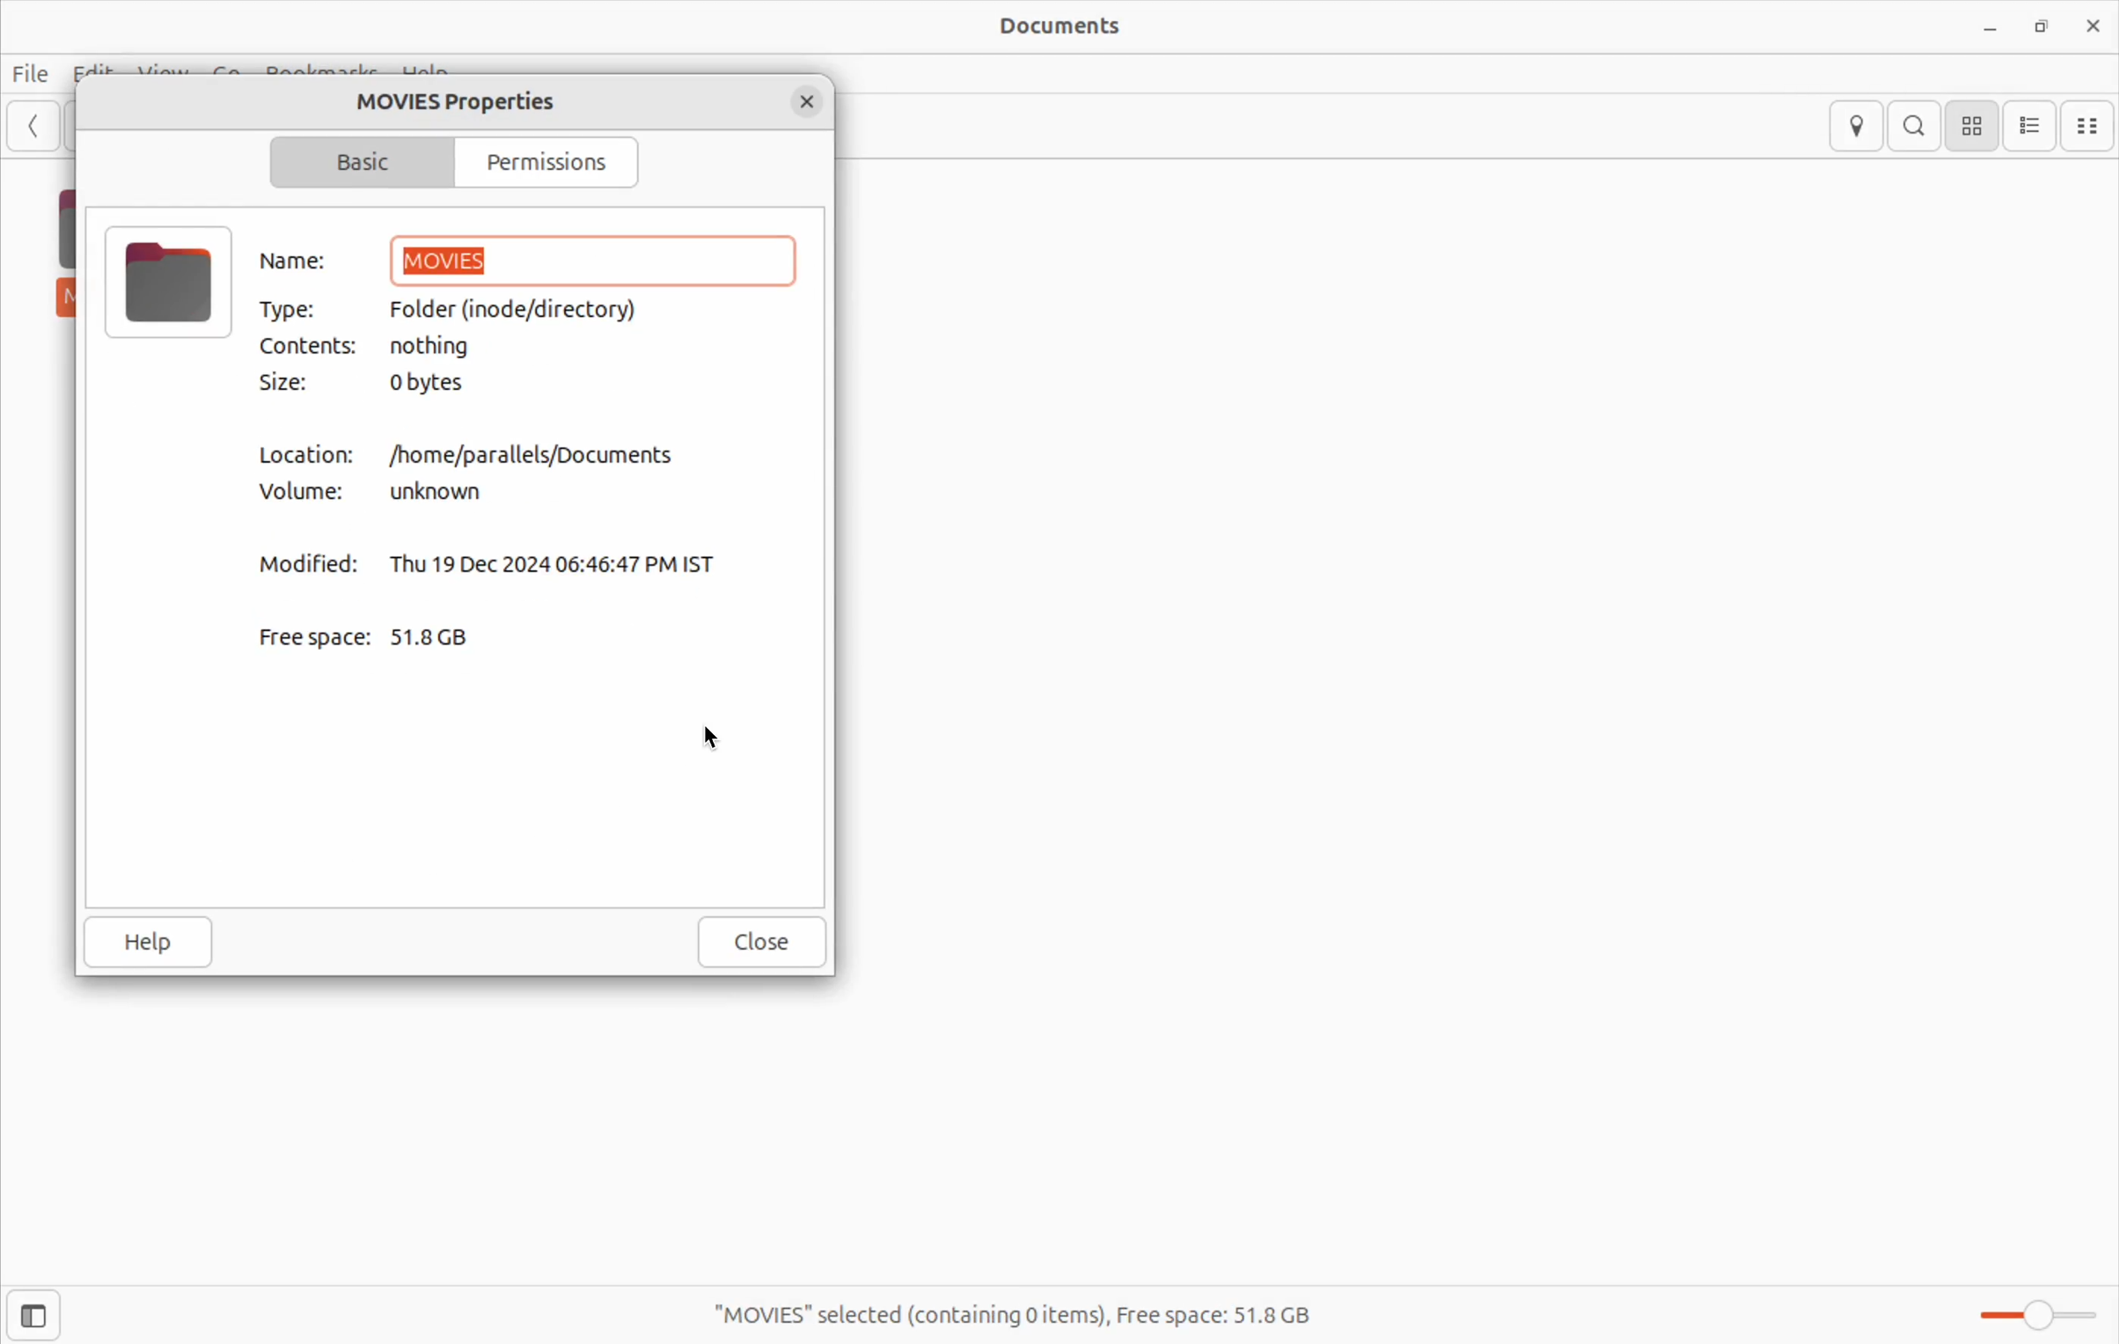  Describe the element at coordinates (31, 74) in the screenshot. I see `File` at that location.